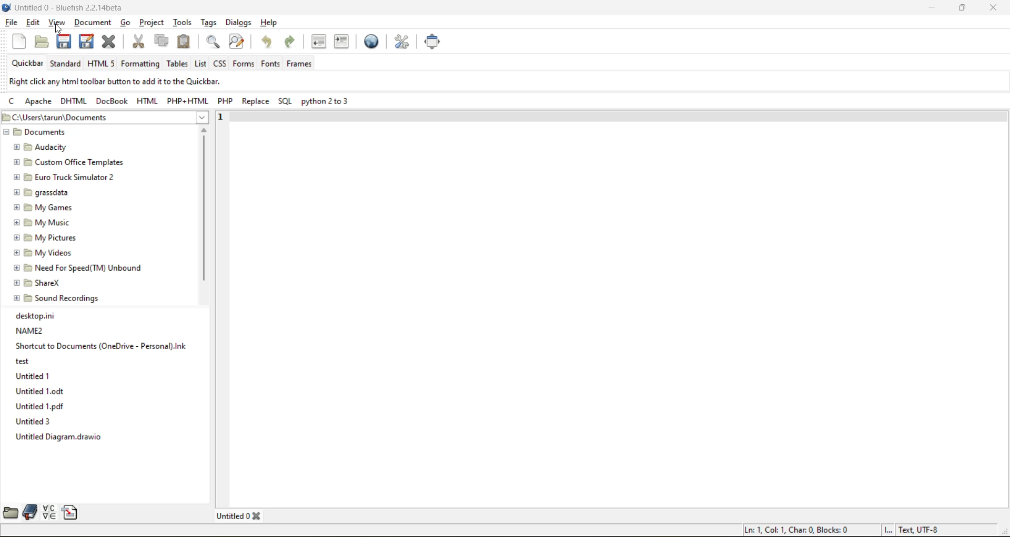 This screenshot has width=1010, height=537. What do you see at coordinates (151, 24) in the screenshot?
I see `project` at bounding box center [151, 24].